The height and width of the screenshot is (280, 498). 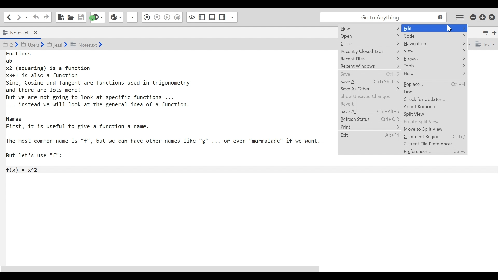 I want to click on go to anything, so click(x=384, y=17).